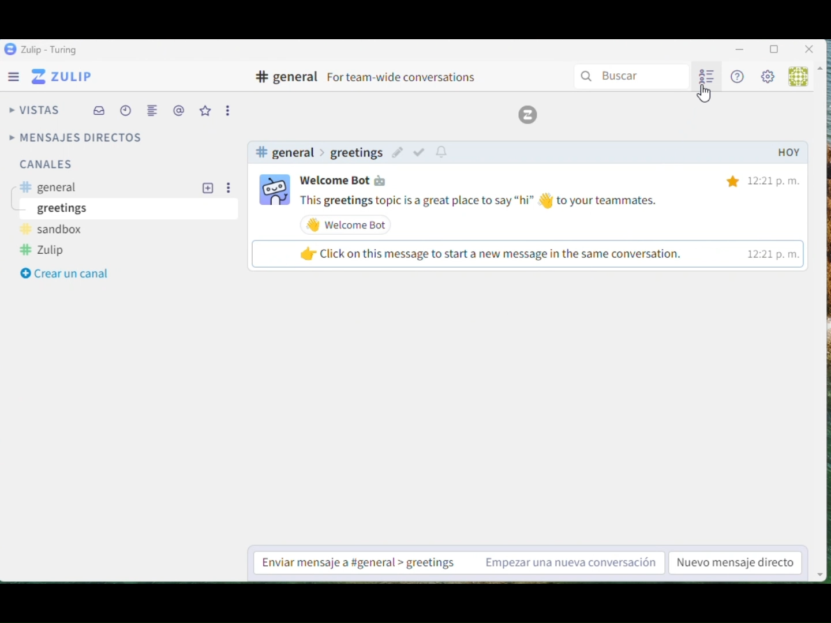  What do you see at coordinates (54, 189) in the screenshot?
I see `general` at bounding box center [54, 189].